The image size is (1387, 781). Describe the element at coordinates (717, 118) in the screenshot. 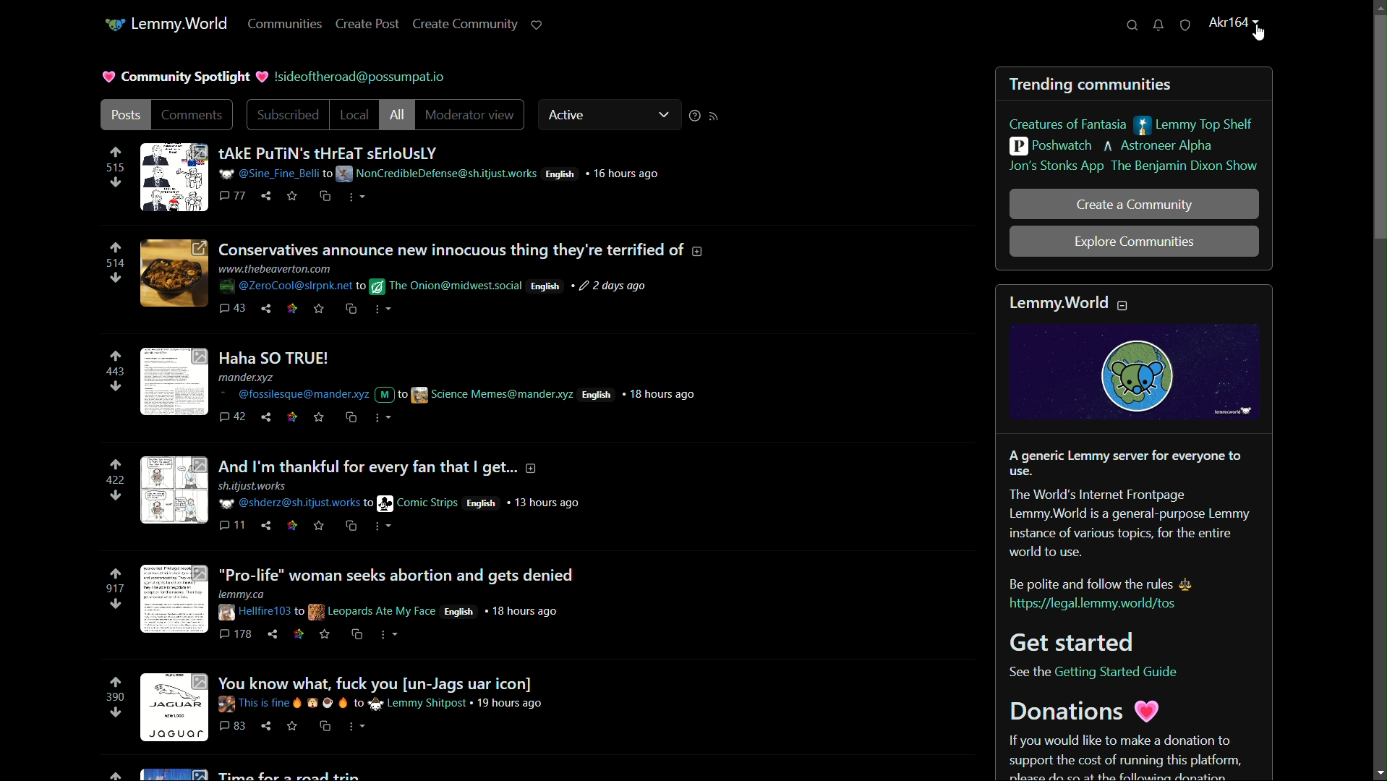

I see `RSS` at that location.